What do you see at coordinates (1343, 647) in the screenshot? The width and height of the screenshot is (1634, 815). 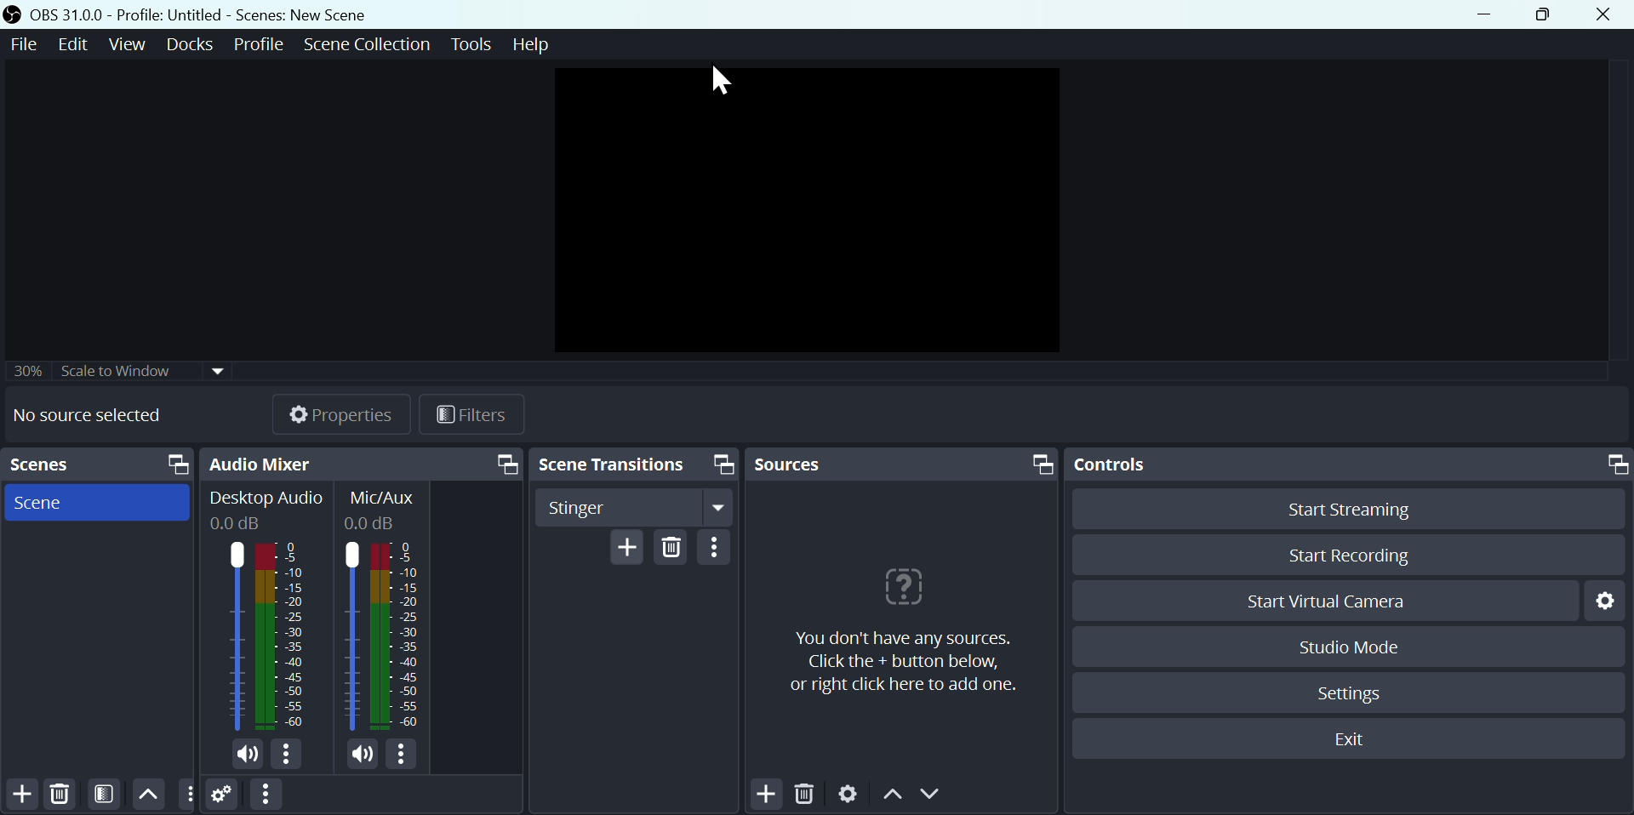 I see `Studio mode` at bounding box center [1343, 647].